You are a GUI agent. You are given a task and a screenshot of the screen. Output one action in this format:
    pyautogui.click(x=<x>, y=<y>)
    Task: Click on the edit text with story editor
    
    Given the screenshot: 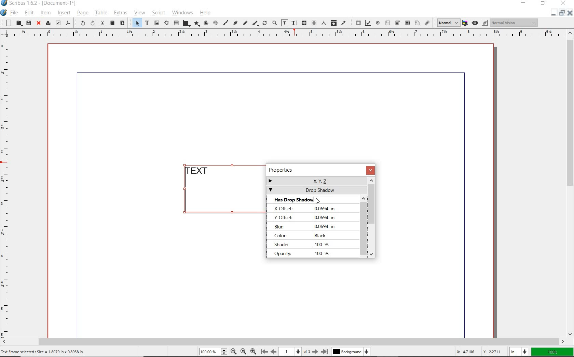 What is the action you would take?
    pyautogui.click(x=294, y=23)
    